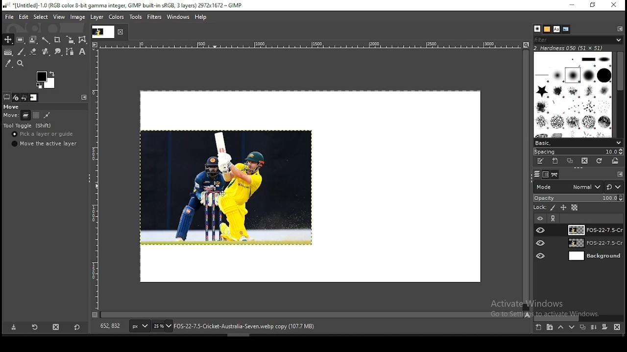 The width and height of the screenshot is (627, 352). I want to click on move, so click(11, 116).